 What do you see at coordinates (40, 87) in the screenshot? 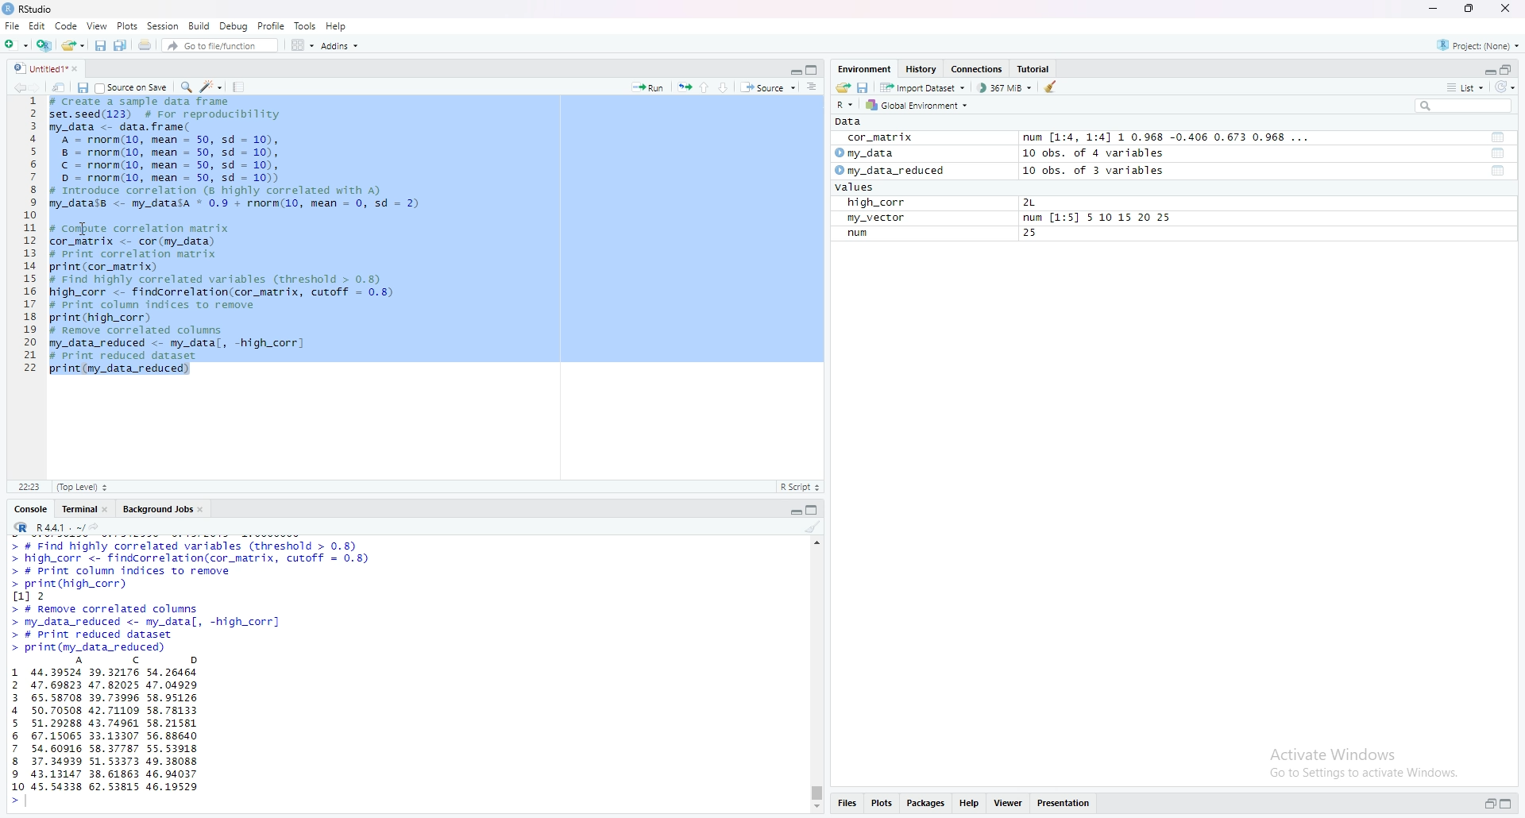
I see `forward` at bounding box center [40, 87].